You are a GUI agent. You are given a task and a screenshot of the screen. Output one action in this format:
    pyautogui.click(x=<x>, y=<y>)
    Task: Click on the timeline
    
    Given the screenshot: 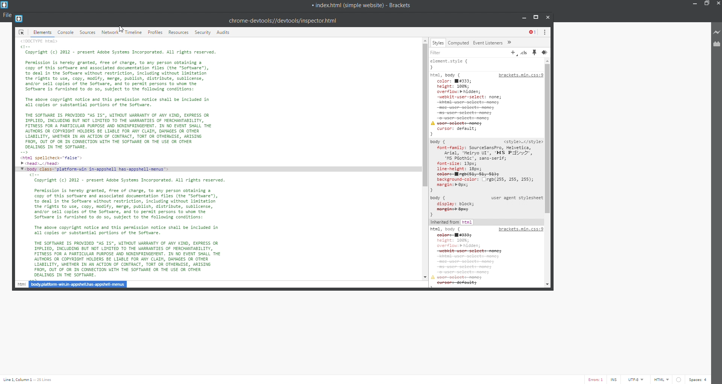 What is the action you would take?
    pyautogui.click(x=134, y=31)
    